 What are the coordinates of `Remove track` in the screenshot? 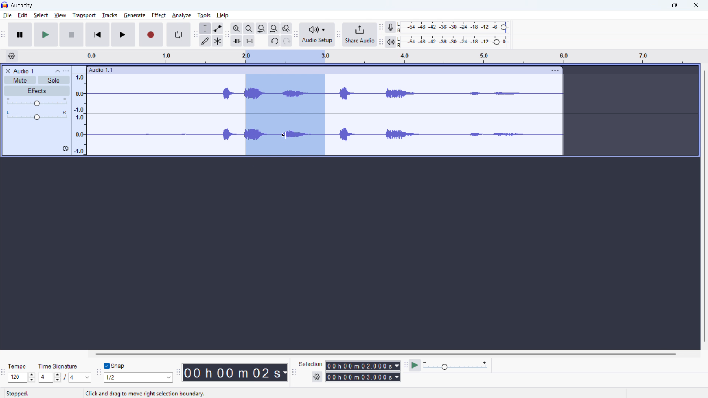 It's located at (8, 71).